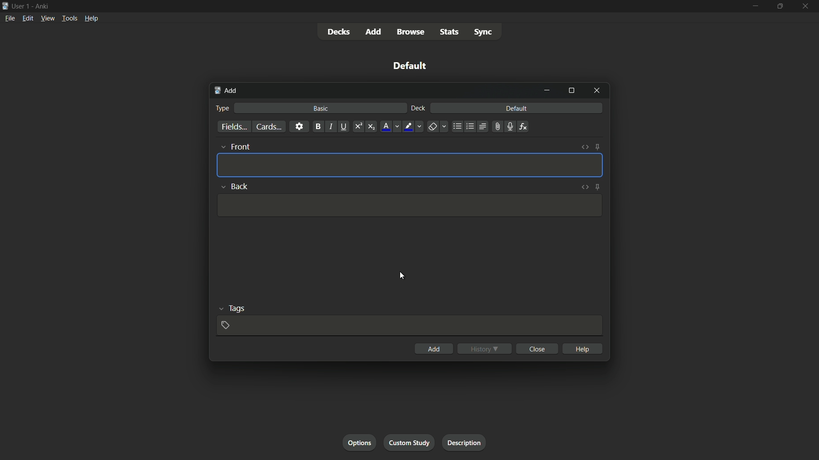  I want to click on equations, so click(524, 126).